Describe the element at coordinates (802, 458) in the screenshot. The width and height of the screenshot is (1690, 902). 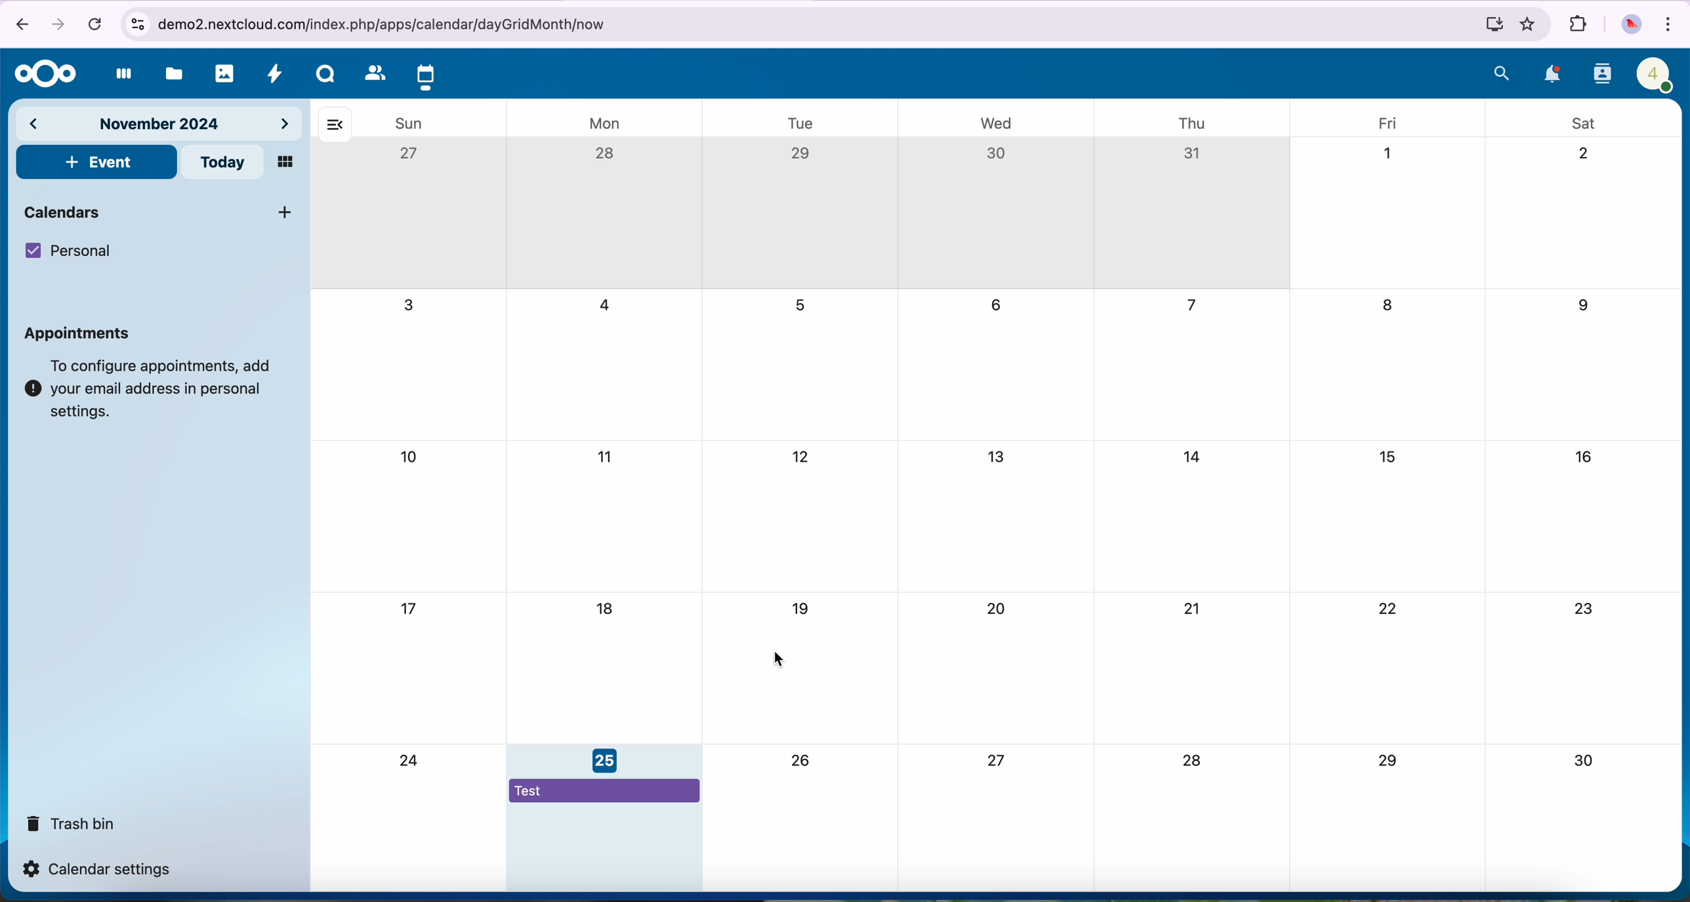
I see `12` at that location.